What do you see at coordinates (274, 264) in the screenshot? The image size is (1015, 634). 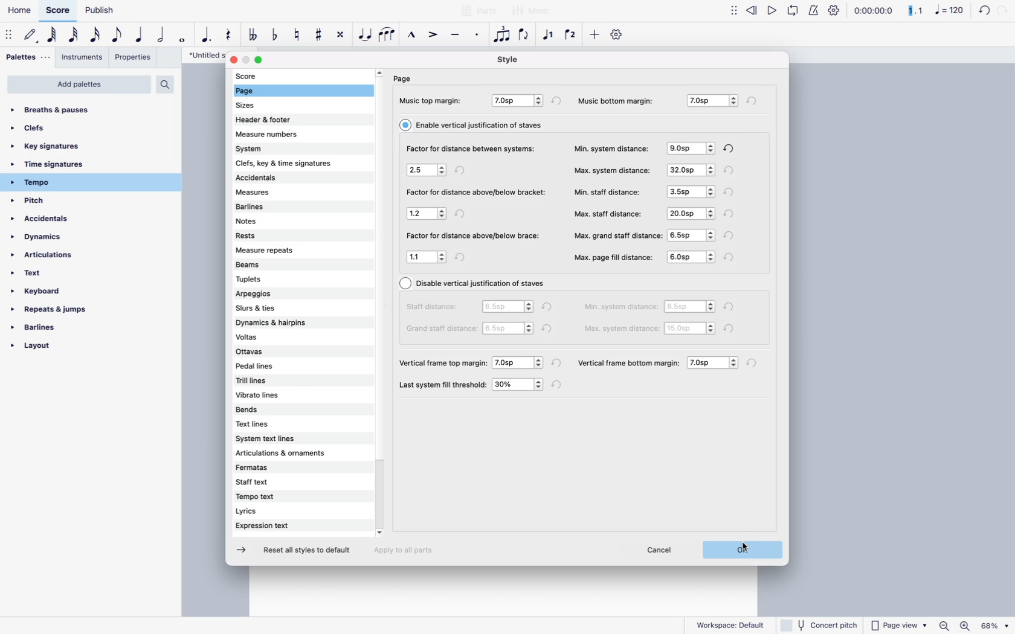 I see `beams` at bounding box center [274, 264].